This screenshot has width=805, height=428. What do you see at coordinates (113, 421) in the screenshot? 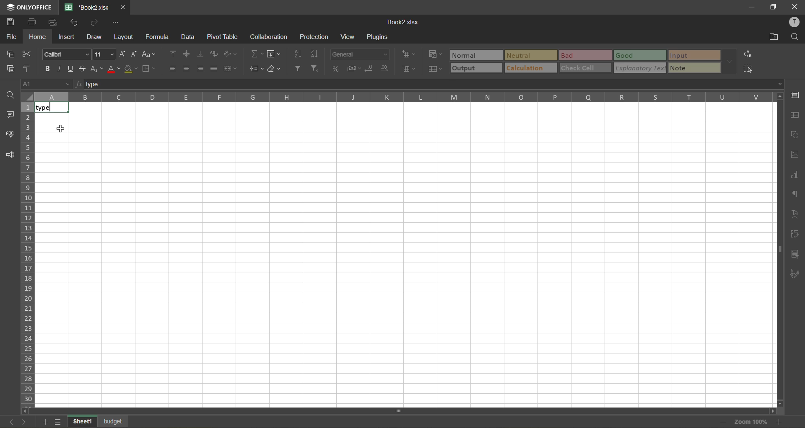
I see `sheet` at bounding box center [113, 421].